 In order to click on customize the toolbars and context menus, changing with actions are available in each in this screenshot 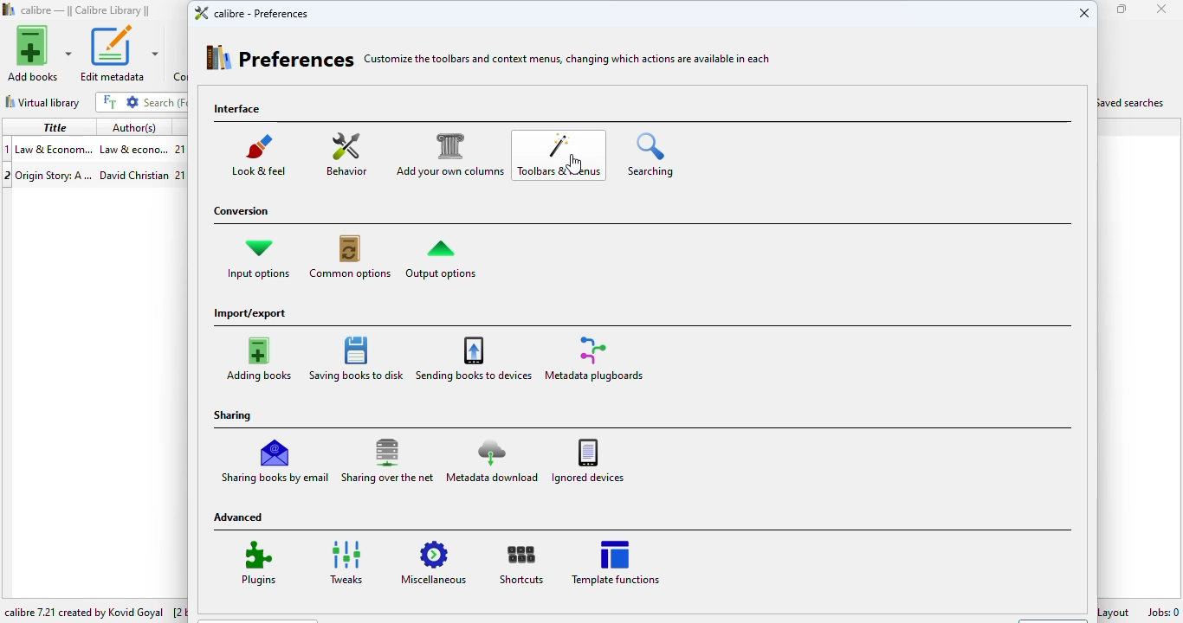, I will do `click(568, 59)`.